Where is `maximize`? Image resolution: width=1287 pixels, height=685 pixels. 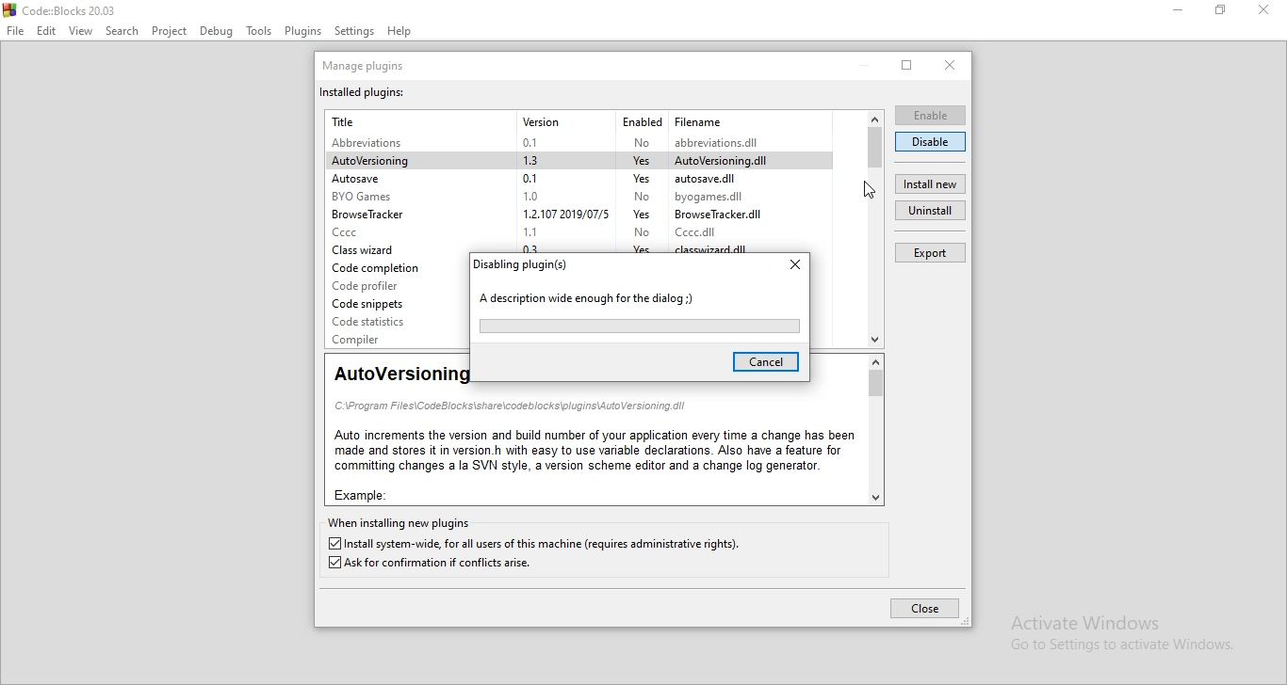 maximize is located at coordinates (1220, 9).